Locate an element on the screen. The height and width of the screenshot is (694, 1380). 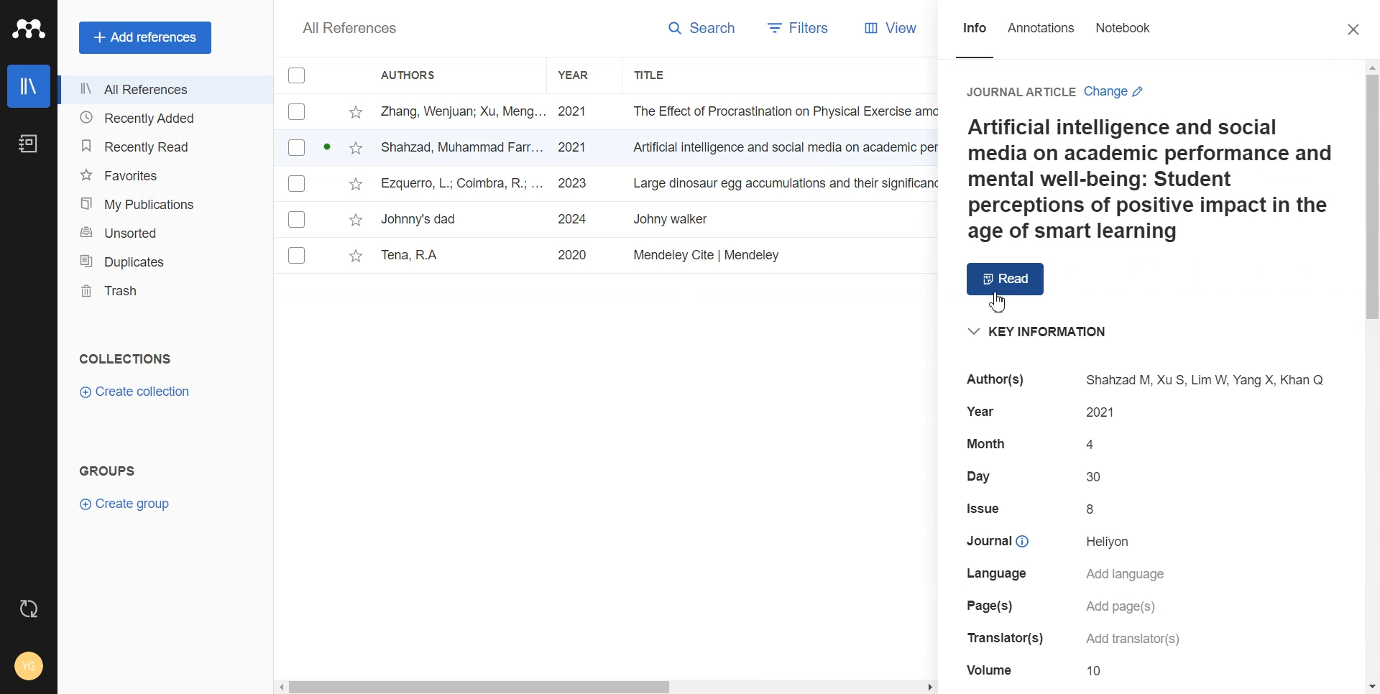
Read is located at coordinates (1007, 279).